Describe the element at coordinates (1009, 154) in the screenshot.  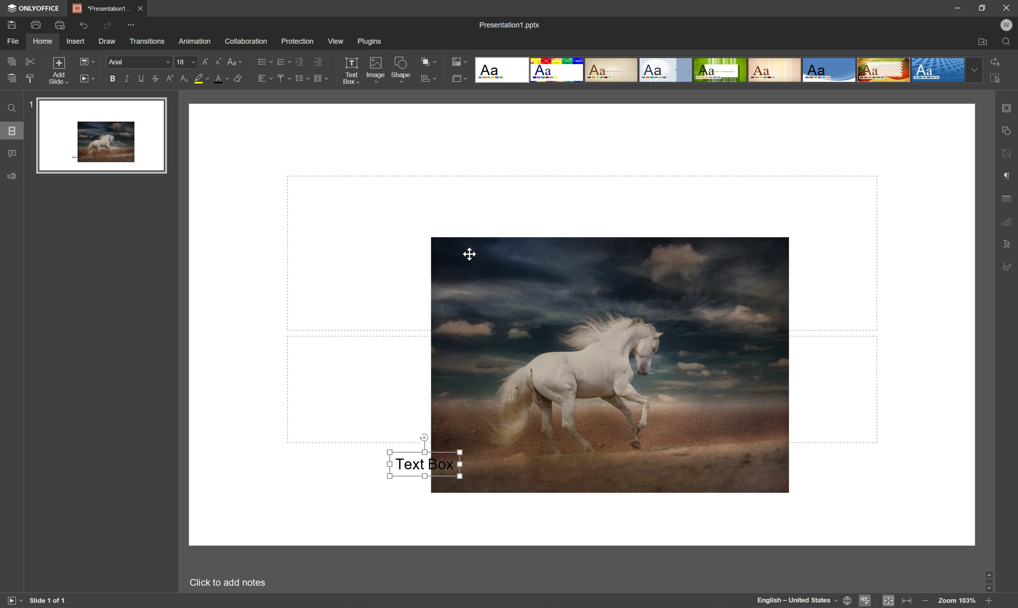
I see `Image settings` at that location.